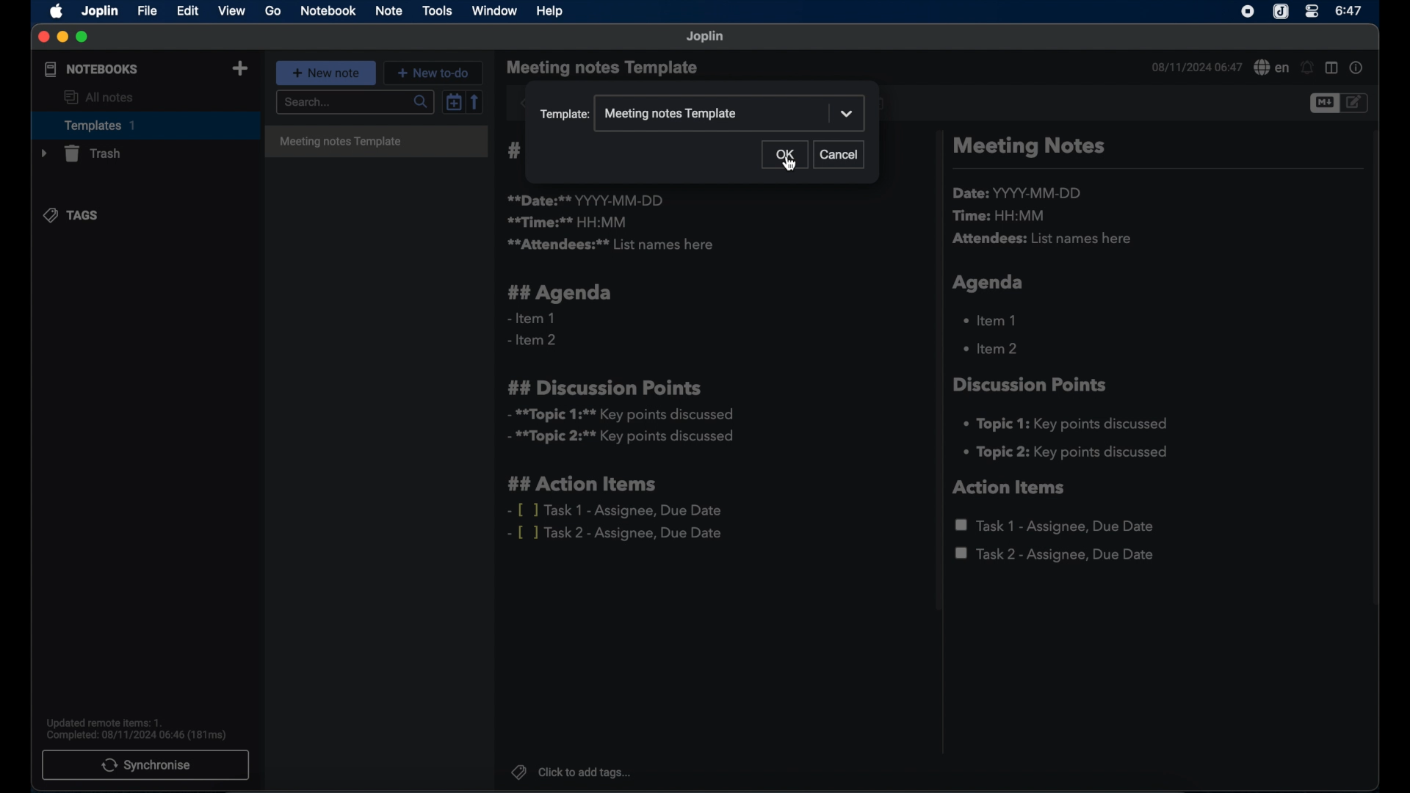 The height and width of the screenshot is (793, 1410). I want to click on close, so click(43, 38).